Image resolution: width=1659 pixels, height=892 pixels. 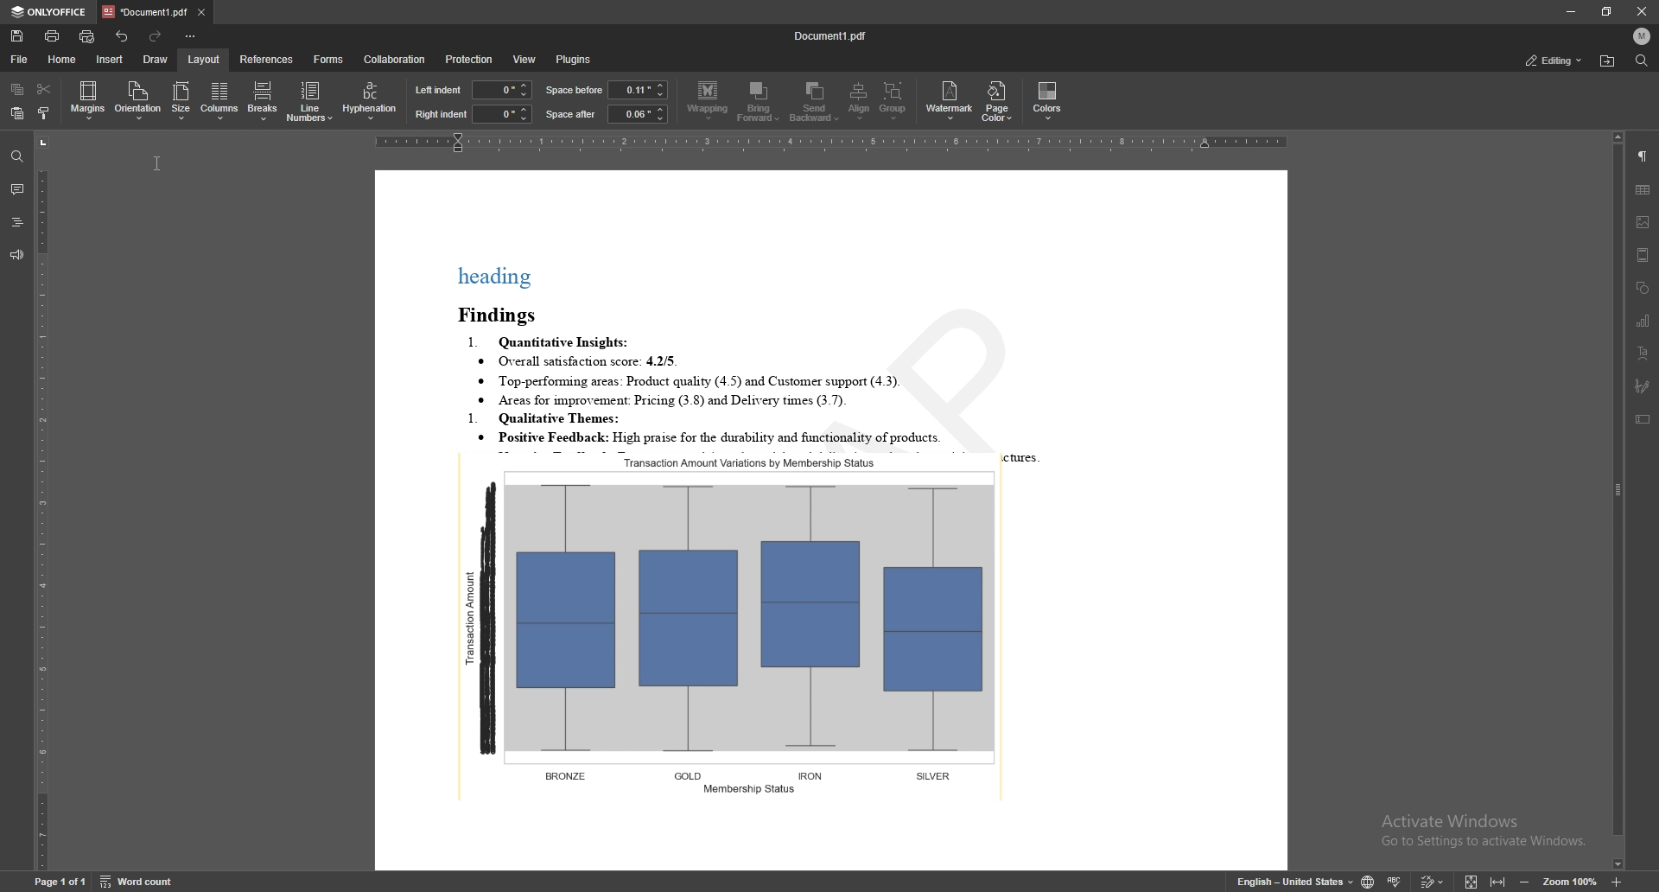 I want to click on input space after, so click(x=636, y=114).